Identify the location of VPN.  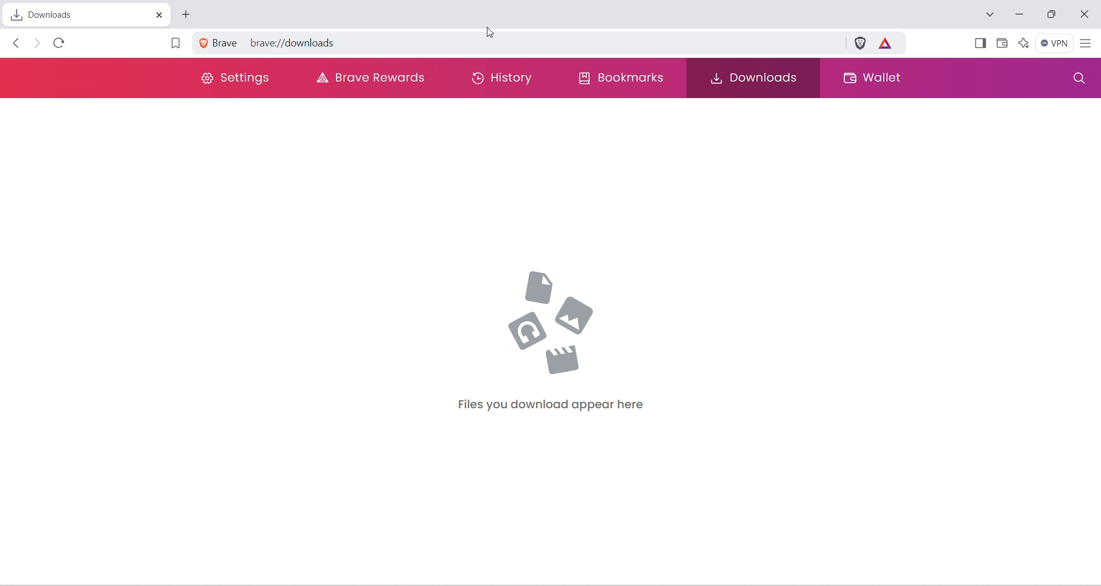
(1057, 44).